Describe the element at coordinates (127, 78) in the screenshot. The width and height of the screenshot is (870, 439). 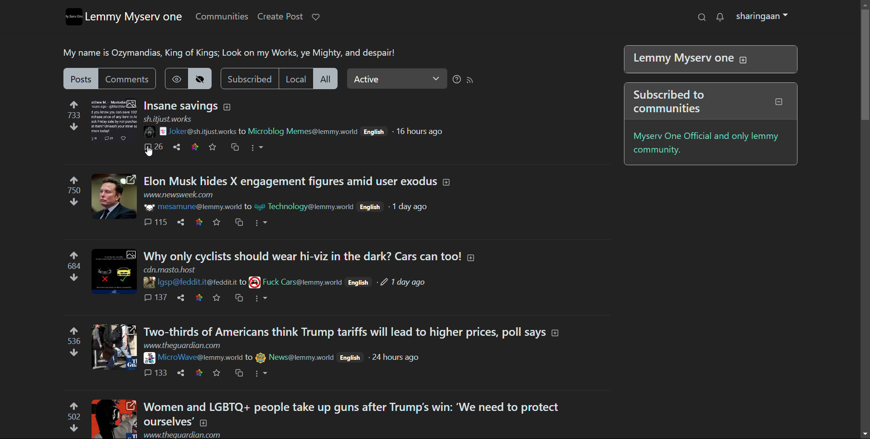
I see `comments` at that location.